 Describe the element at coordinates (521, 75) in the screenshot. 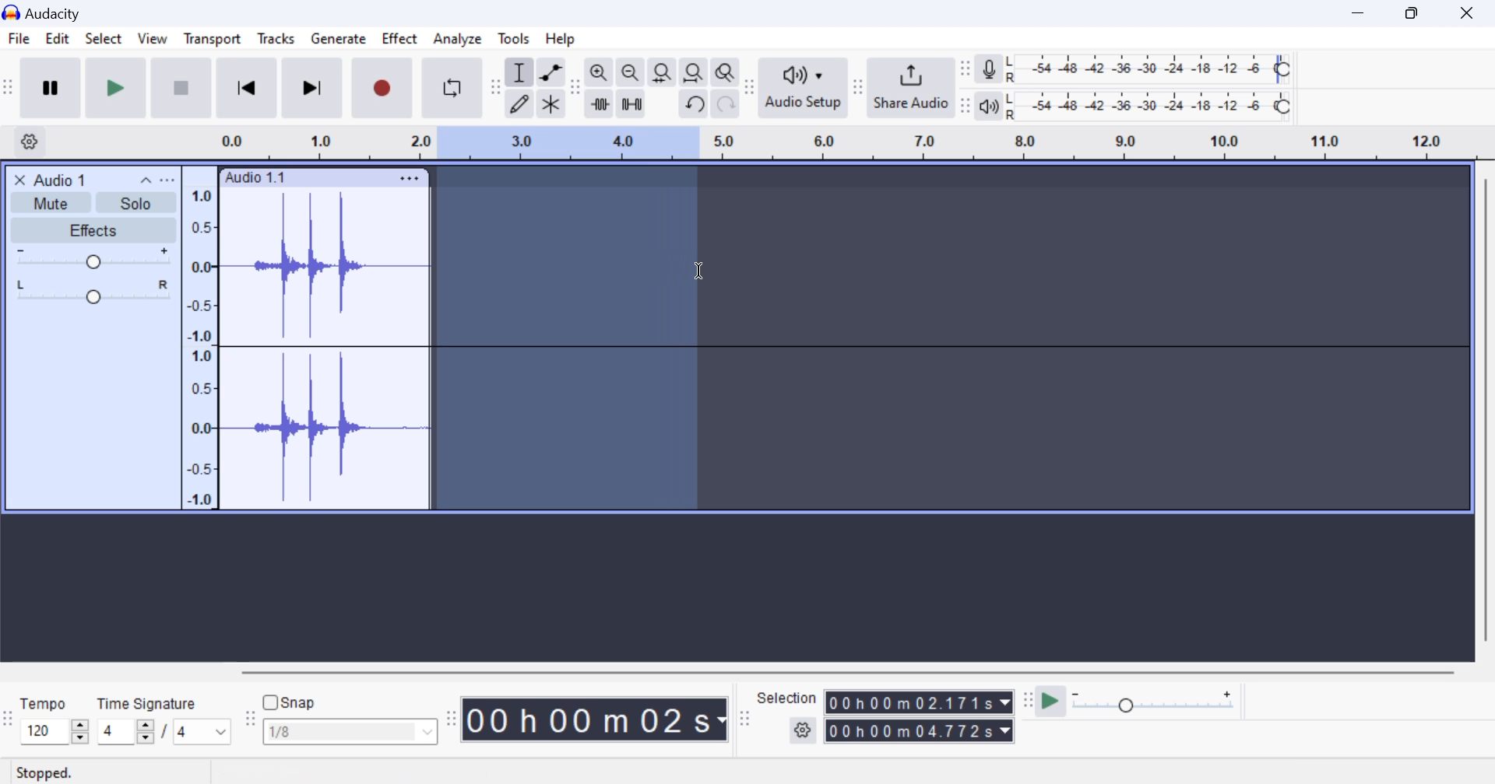

I see `selection tool` at that location.